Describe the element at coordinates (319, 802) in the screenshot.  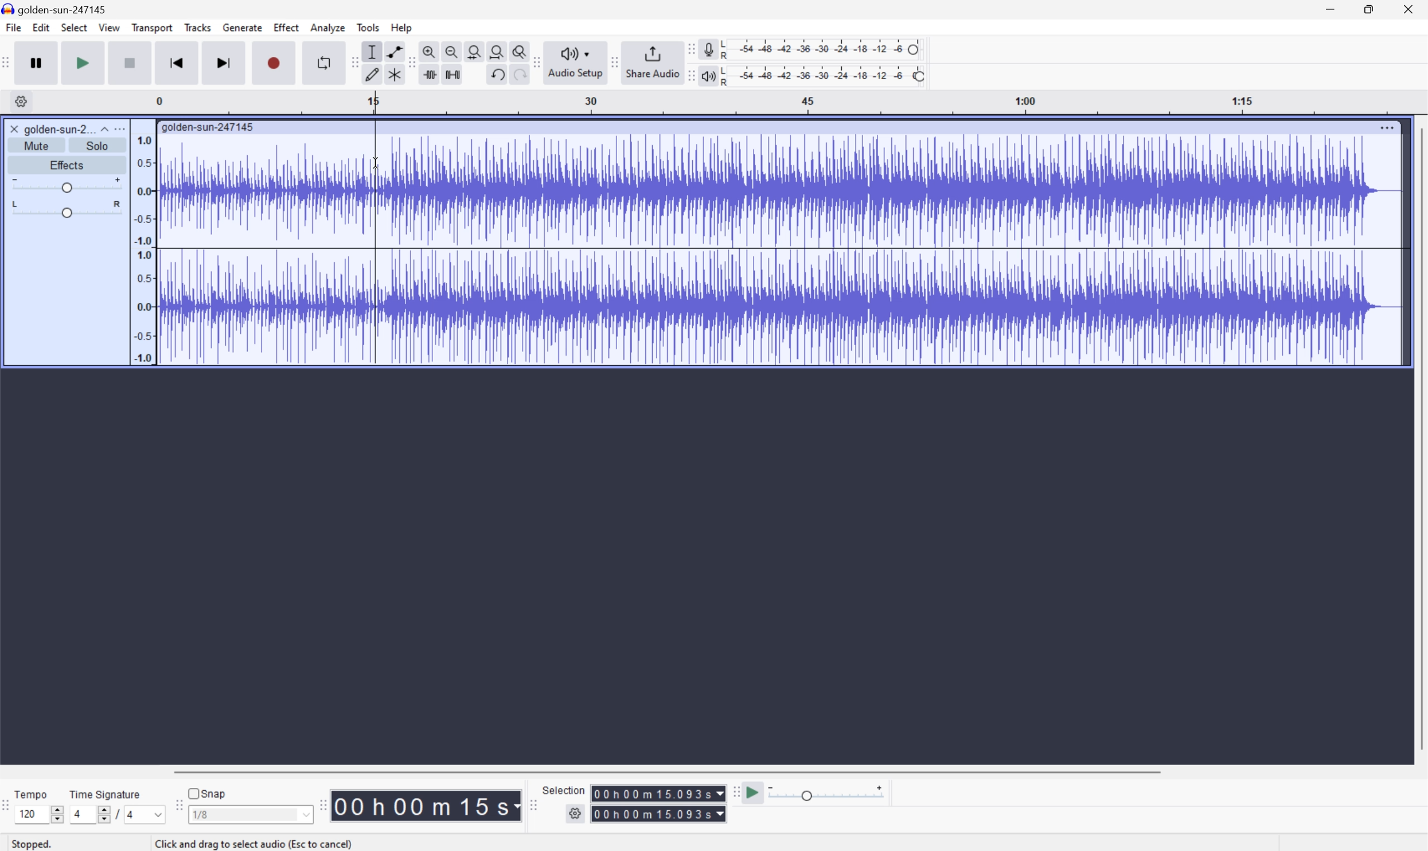
I see `Audacity Time toolbar` at that location.